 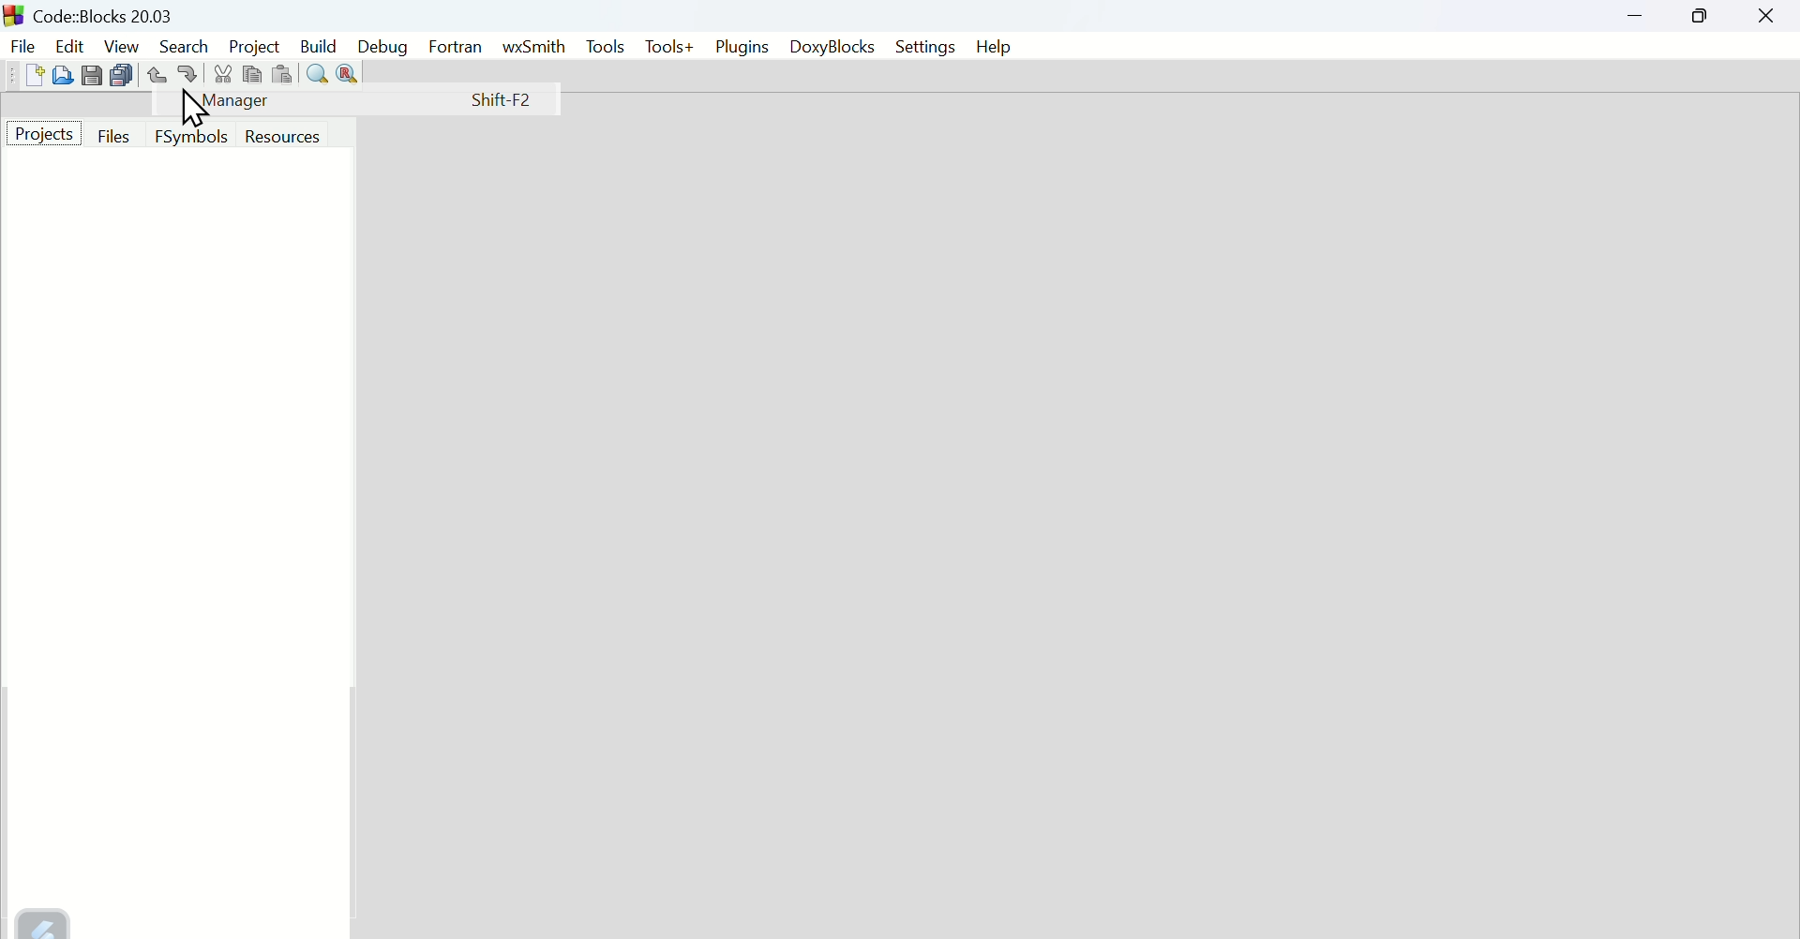 I want to click on Redo, so click(x=189, y=72).